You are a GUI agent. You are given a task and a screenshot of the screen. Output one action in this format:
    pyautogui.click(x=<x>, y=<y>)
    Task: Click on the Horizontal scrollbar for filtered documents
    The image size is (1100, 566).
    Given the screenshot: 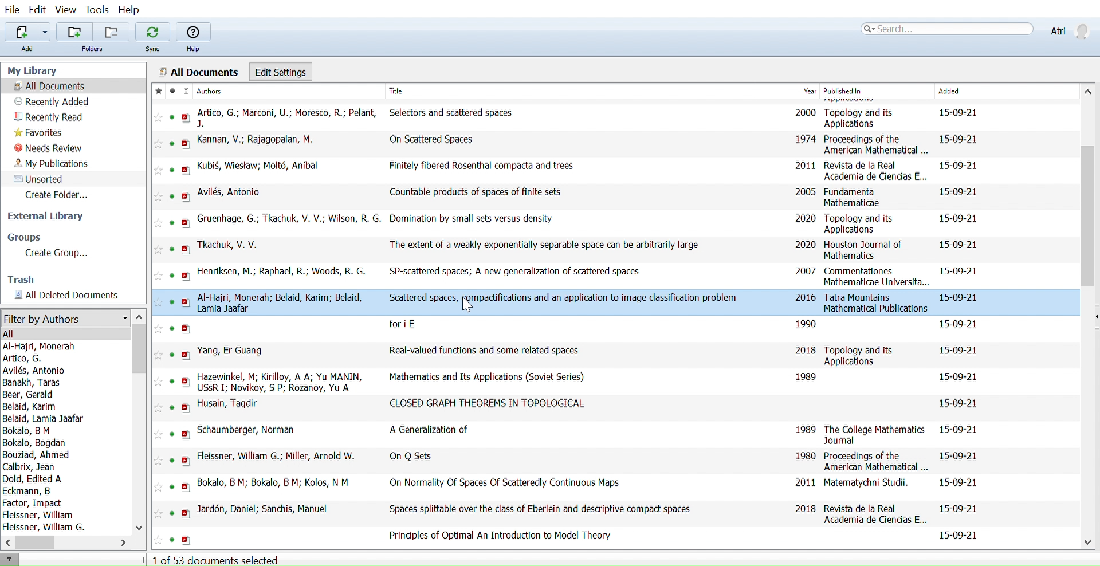 What is the action you would take?
    pyautogui.click(x=35, y=542)
    